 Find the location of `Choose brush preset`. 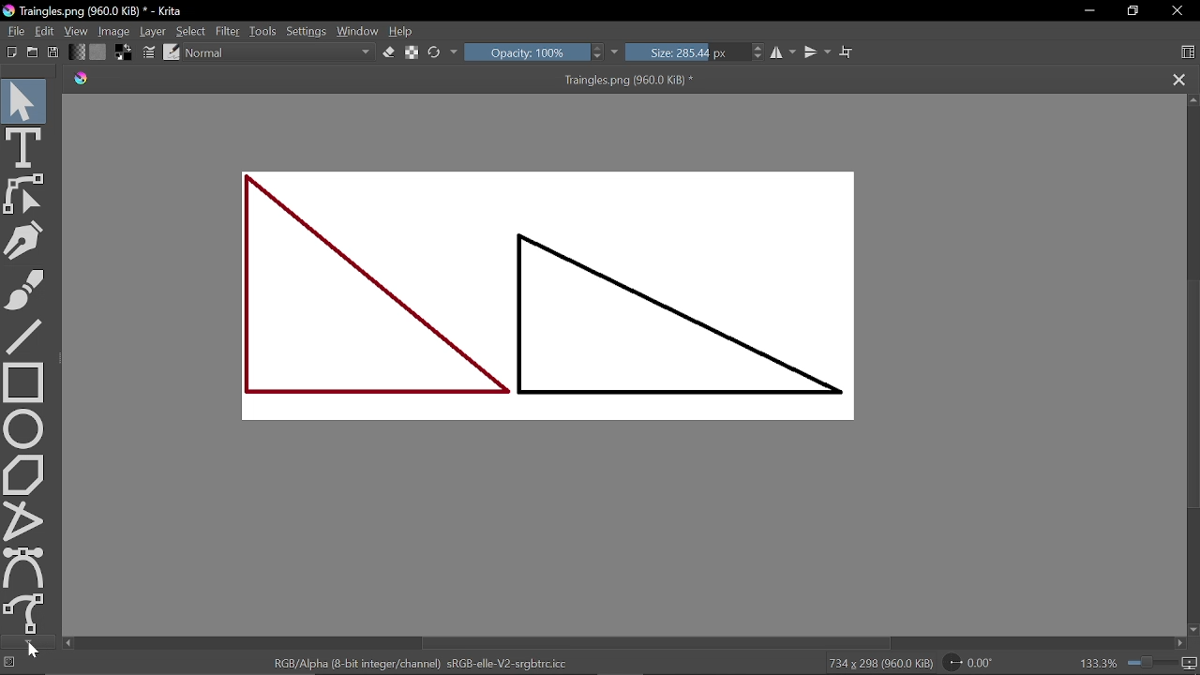

Choose brush preset is located at coordinates (172, 52).